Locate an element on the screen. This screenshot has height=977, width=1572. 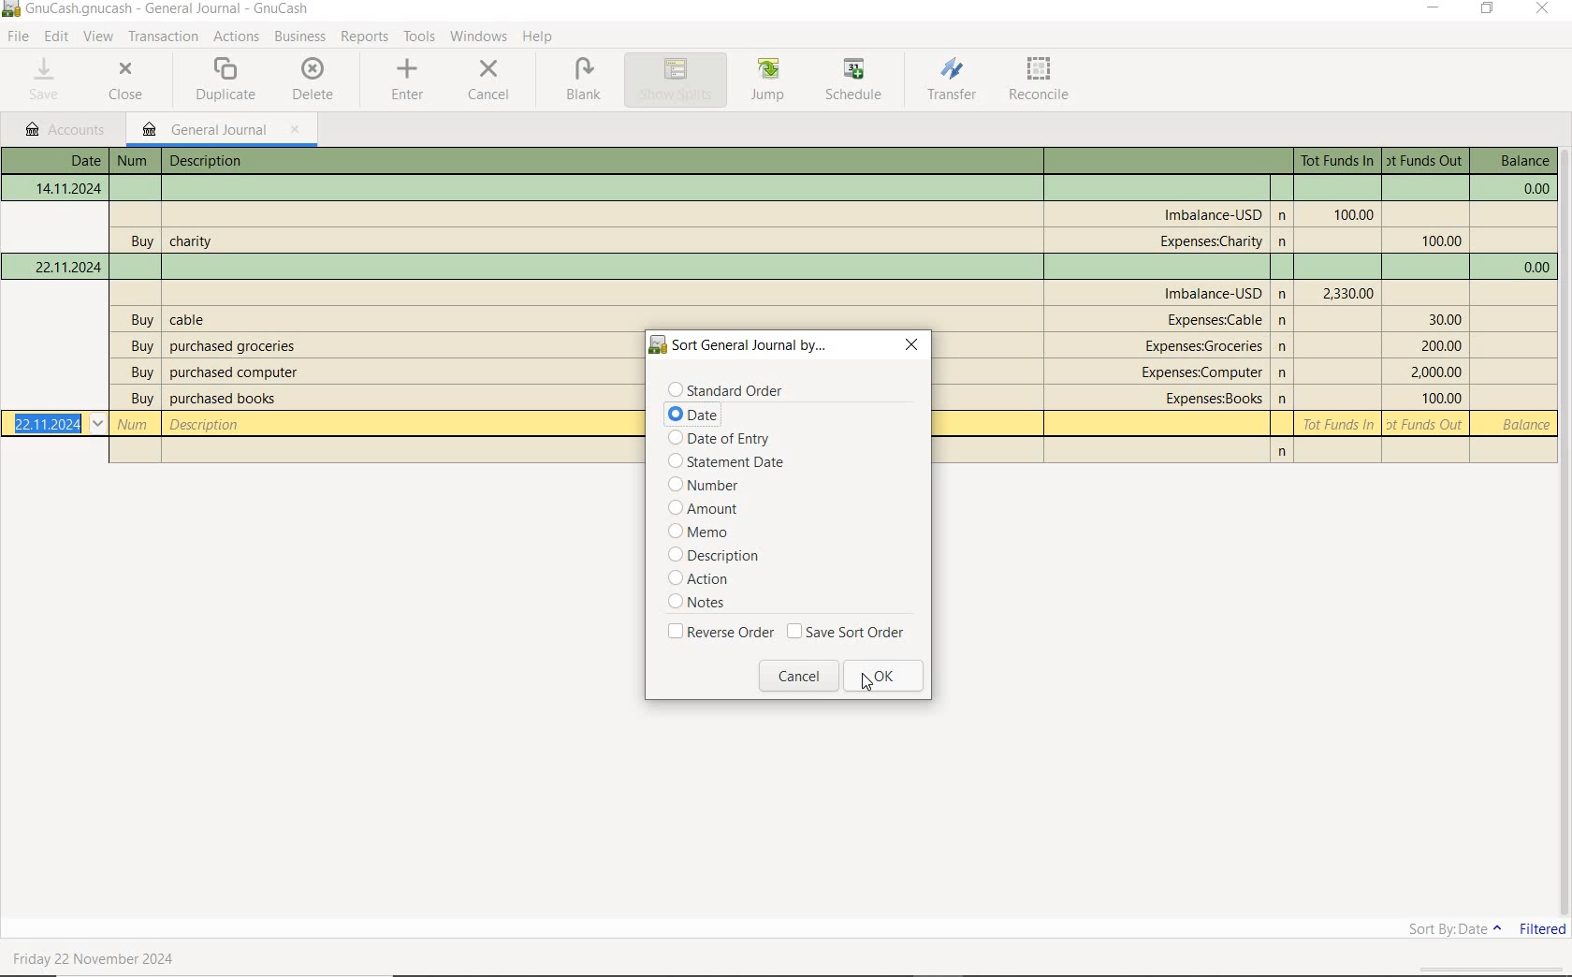
MINIMIZE is located at coordinates (1435, 11).